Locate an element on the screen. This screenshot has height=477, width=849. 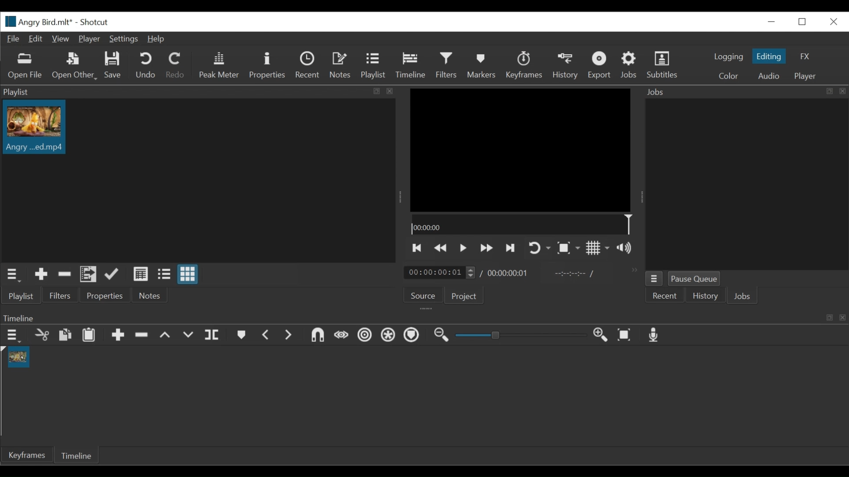
Timeline Panel is located at coordinates (425, 317).